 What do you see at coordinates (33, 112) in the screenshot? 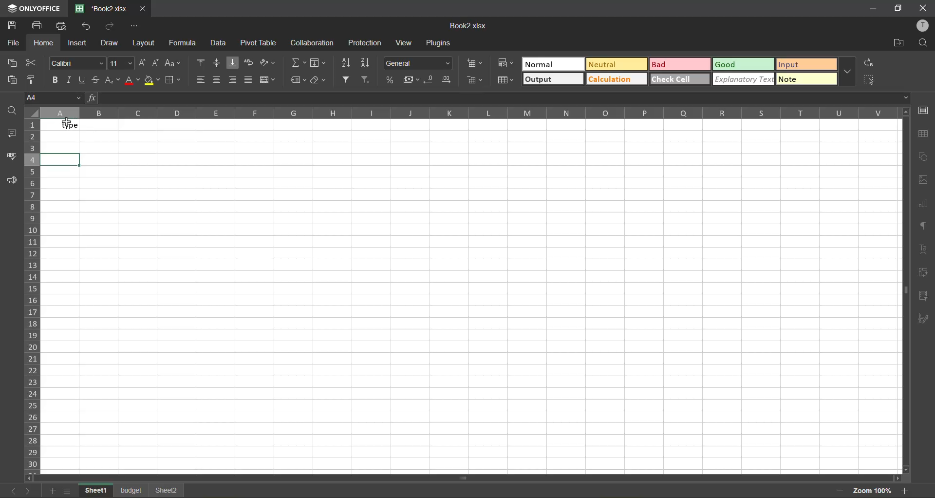
I see `guideline` at bounding box center [33, 112].